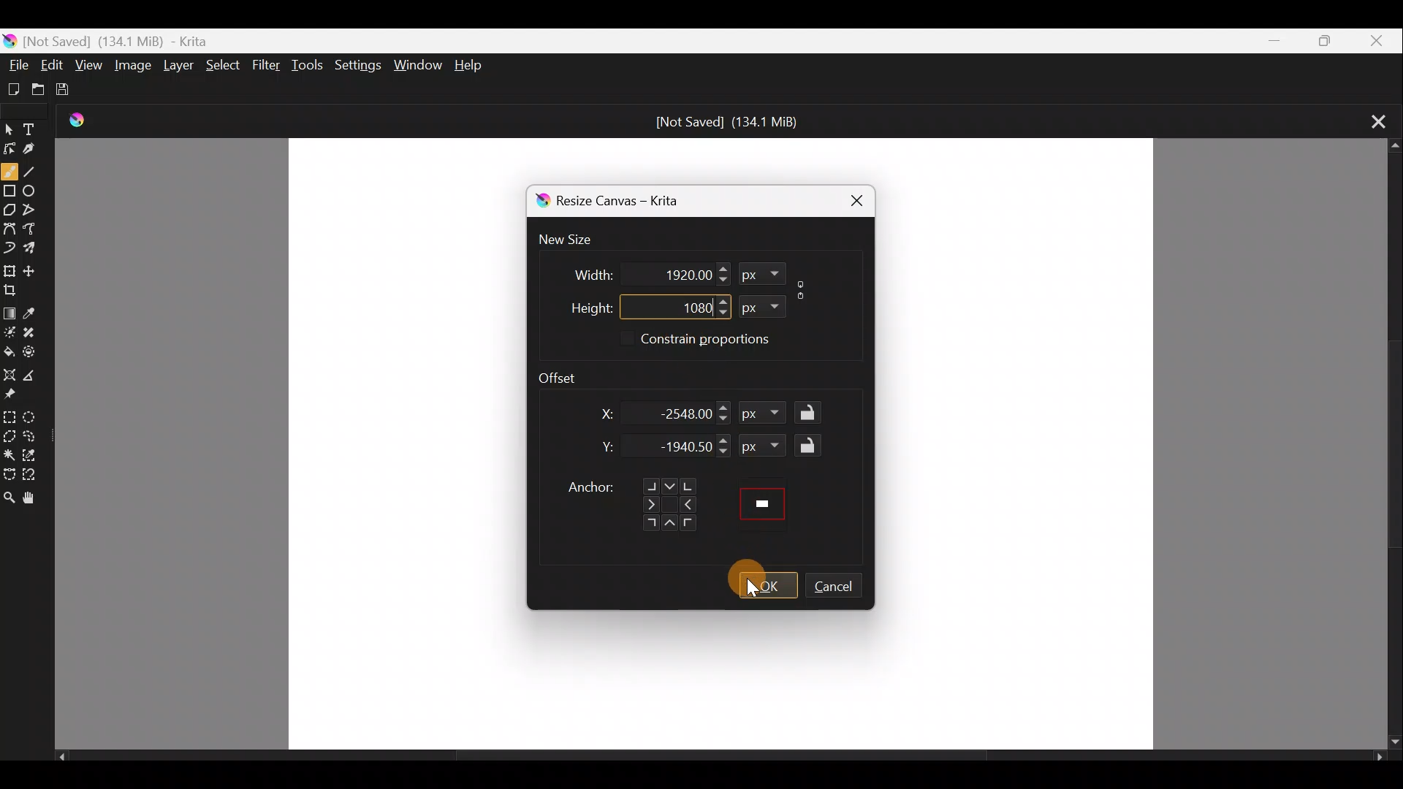 The height and width of the screenshot is (789, 1403). I want to click on px, so click(764, 445).